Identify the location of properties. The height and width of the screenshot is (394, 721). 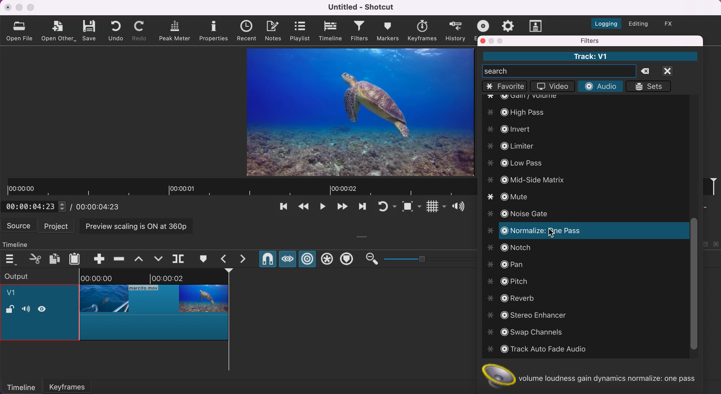
(214, 30).